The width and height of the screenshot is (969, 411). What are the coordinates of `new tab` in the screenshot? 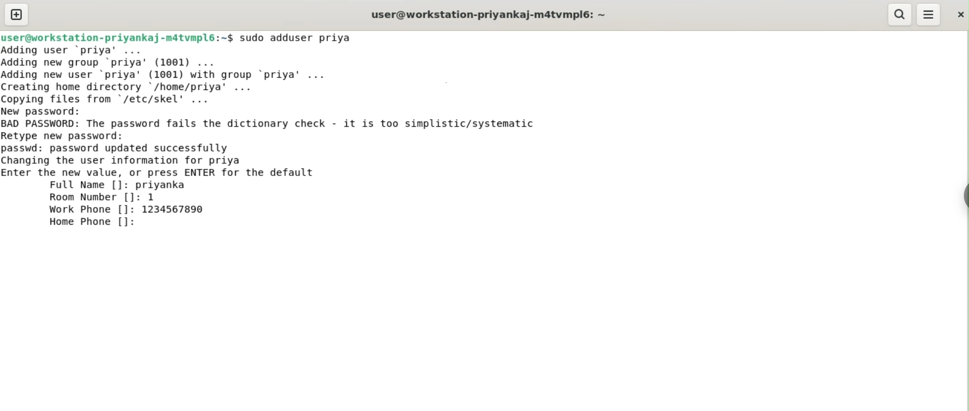 It's located at (17, 14).